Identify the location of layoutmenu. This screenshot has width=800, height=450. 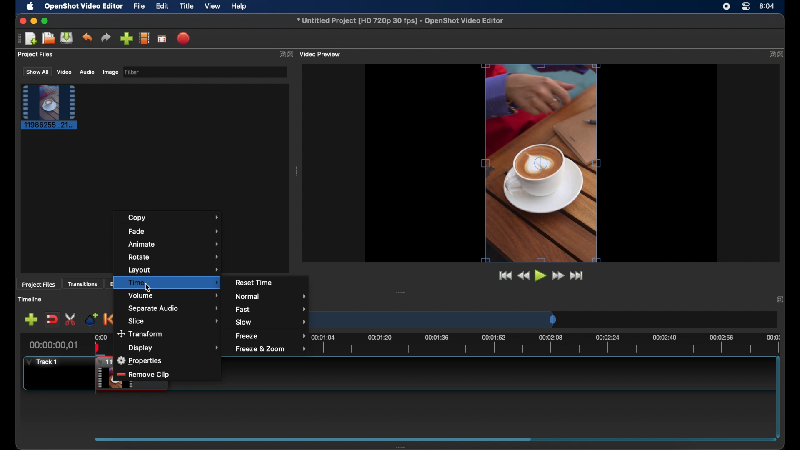
(173, 269).